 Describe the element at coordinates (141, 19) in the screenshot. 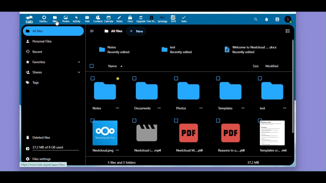

I see `Upgrade` at that location.